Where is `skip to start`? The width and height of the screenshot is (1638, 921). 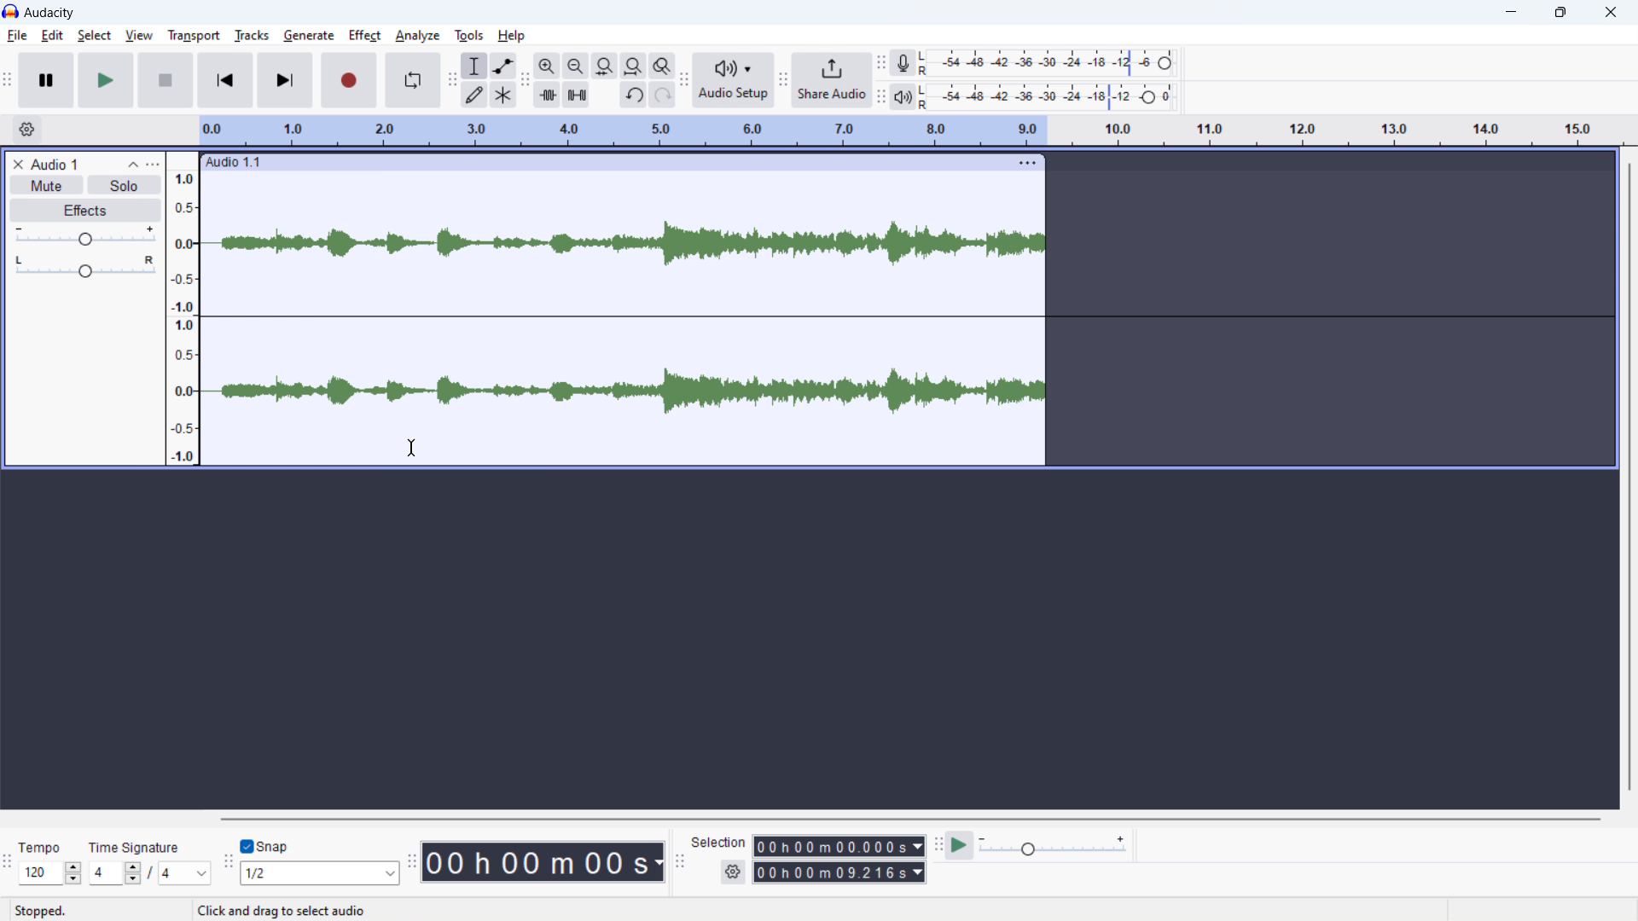
skip to start is located at coordinates (225, 80).